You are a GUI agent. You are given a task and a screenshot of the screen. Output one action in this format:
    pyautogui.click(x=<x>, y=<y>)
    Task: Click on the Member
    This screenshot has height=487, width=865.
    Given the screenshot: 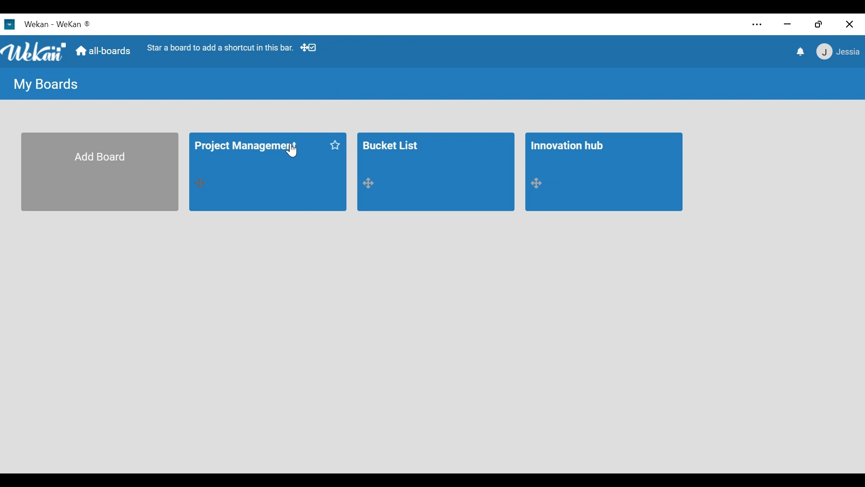 What is the action you would take?
    pyautogui.click(x=837, y=52)
    